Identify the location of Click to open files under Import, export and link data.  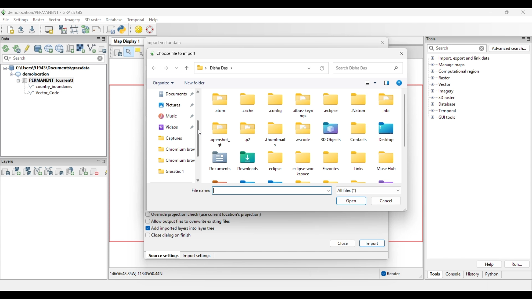
(433, 58).